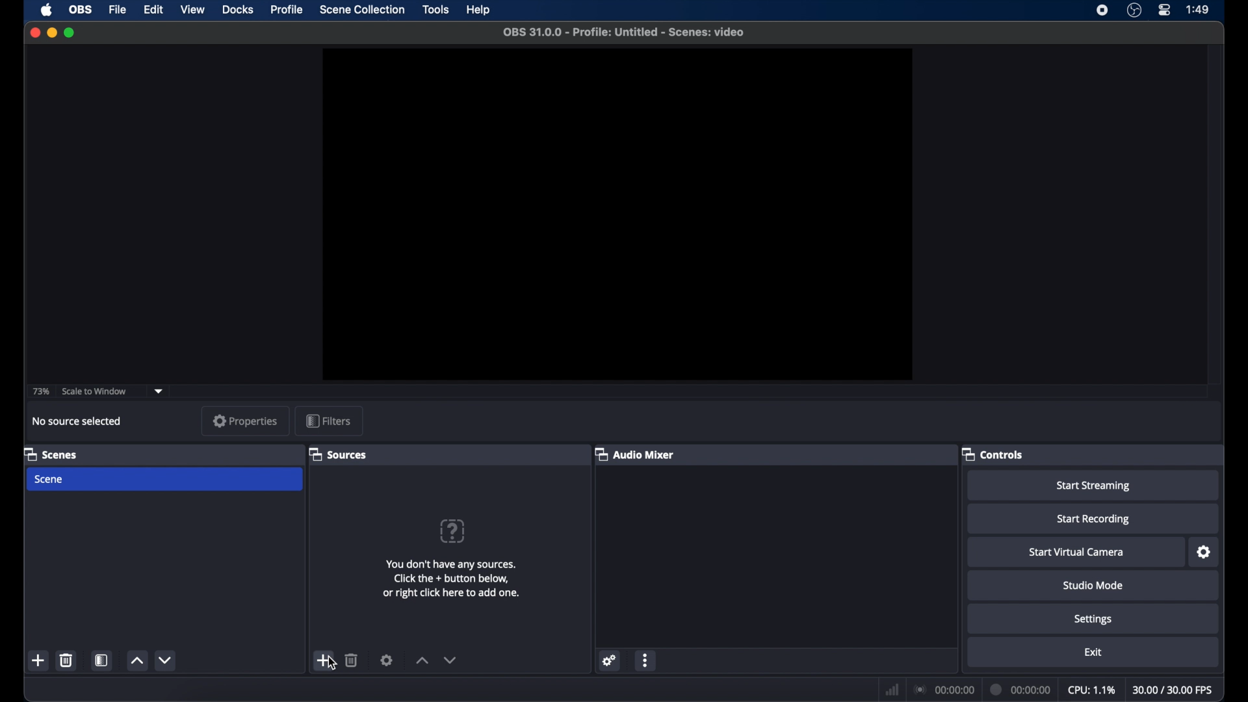 The height and width of the screenshot is (702, 1248). Describe the element at coordinates (1095, 586) in the screenshot. I see `studio mode` at that location.